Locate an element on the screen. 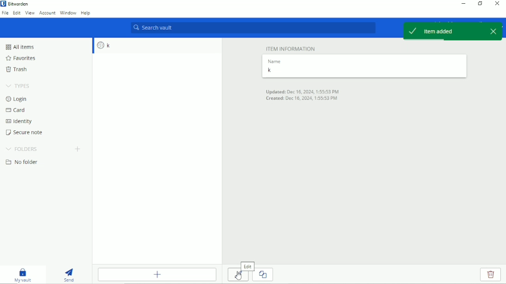  Search vault is located at coordinates (252, 28).